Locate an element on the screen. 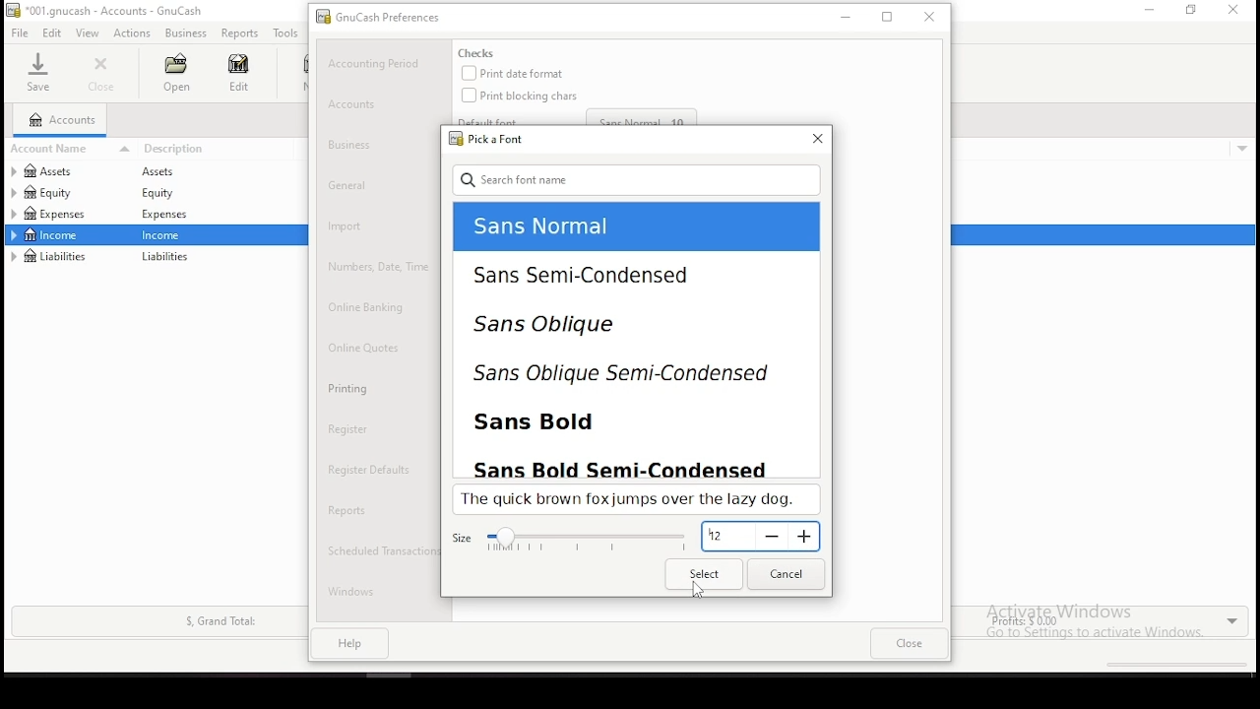 This screenshot has height=709, width=1260. actions is located at coordinates (133, 33).